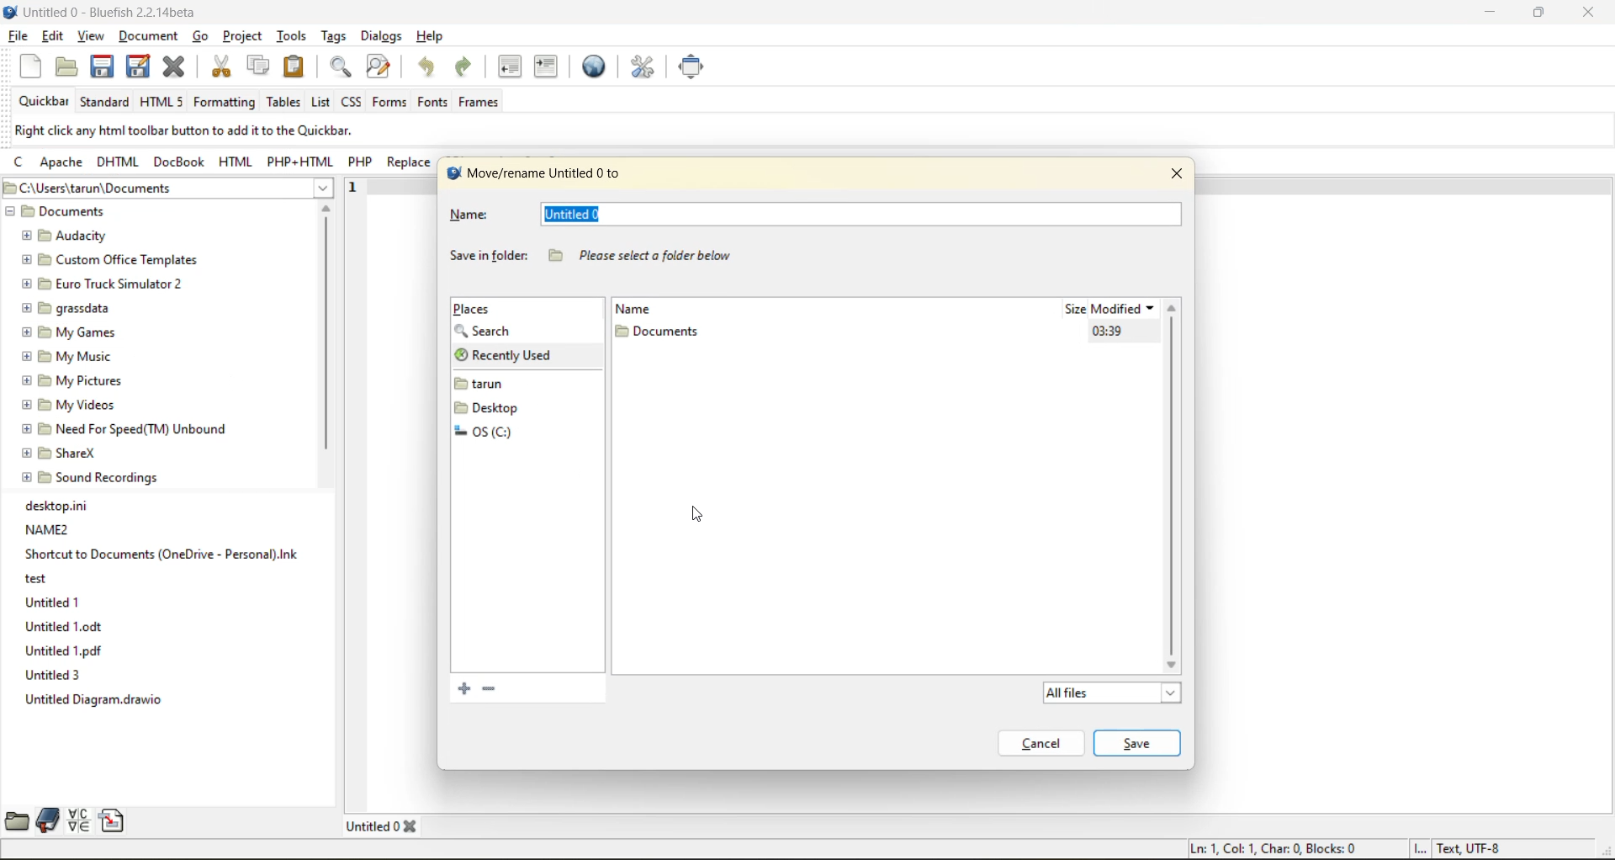  Describe the element at coordinates (106, 285) in the screenshot. I see `Euro Truck Simulator 2` at that location.